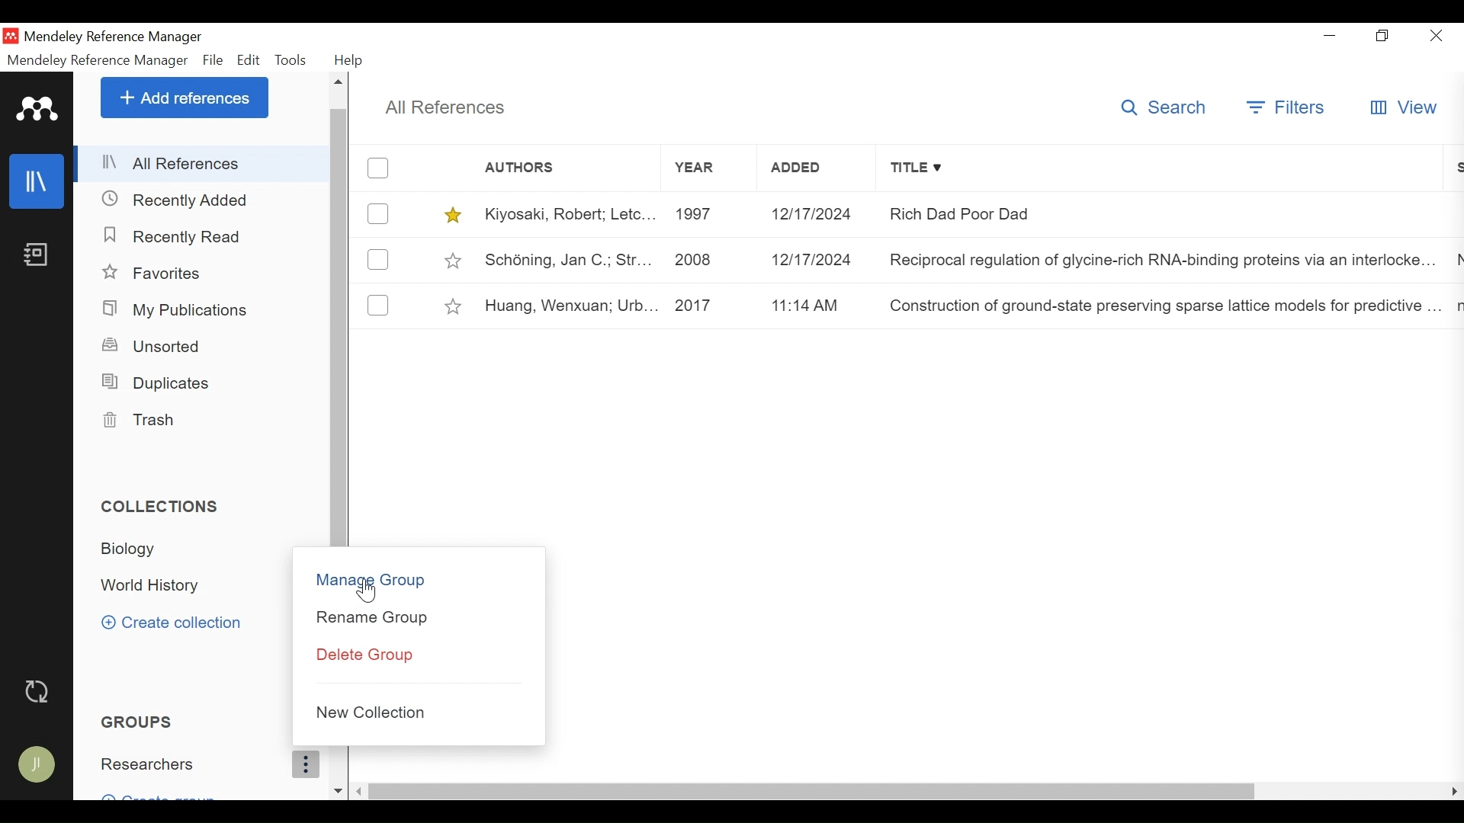 The height and width of the screenshot is (823, 1464). Describe the element at coordinates (362, 790) in the screenshot. I see `Scroll Left` at that location.